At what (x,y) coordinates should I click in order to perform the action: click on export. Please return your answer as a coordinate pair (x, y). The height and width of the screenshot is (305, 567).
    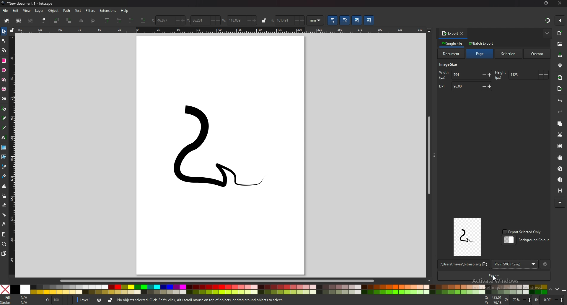
    Looking at the image, I should click on (450, 33).